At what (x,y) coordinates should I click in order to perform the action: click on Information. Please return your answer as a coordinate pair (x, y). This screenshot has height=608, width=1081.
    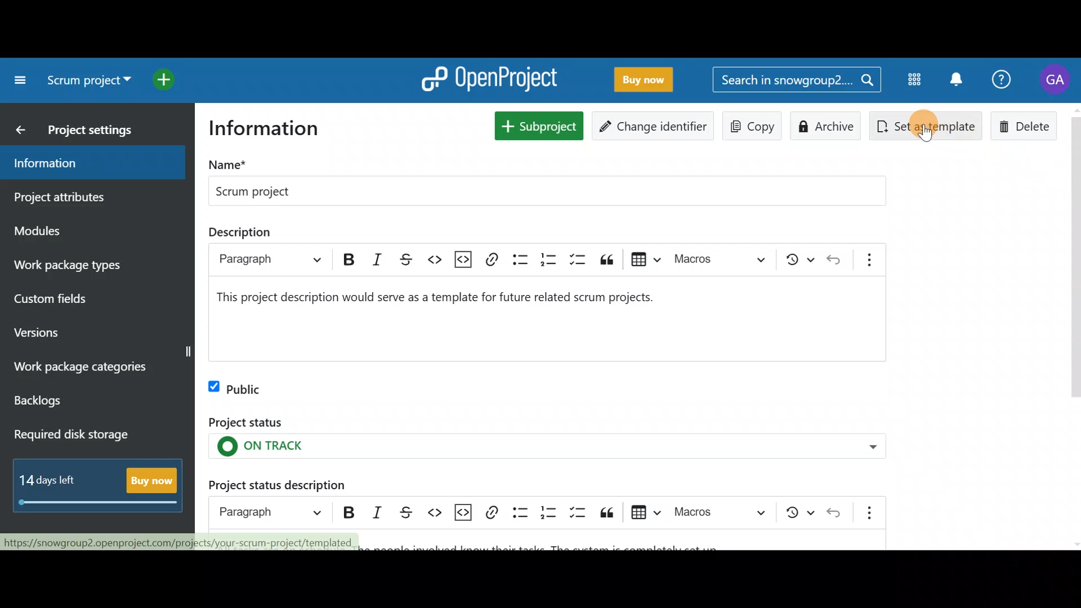
    Looking at the image, I should click on (87, 163).